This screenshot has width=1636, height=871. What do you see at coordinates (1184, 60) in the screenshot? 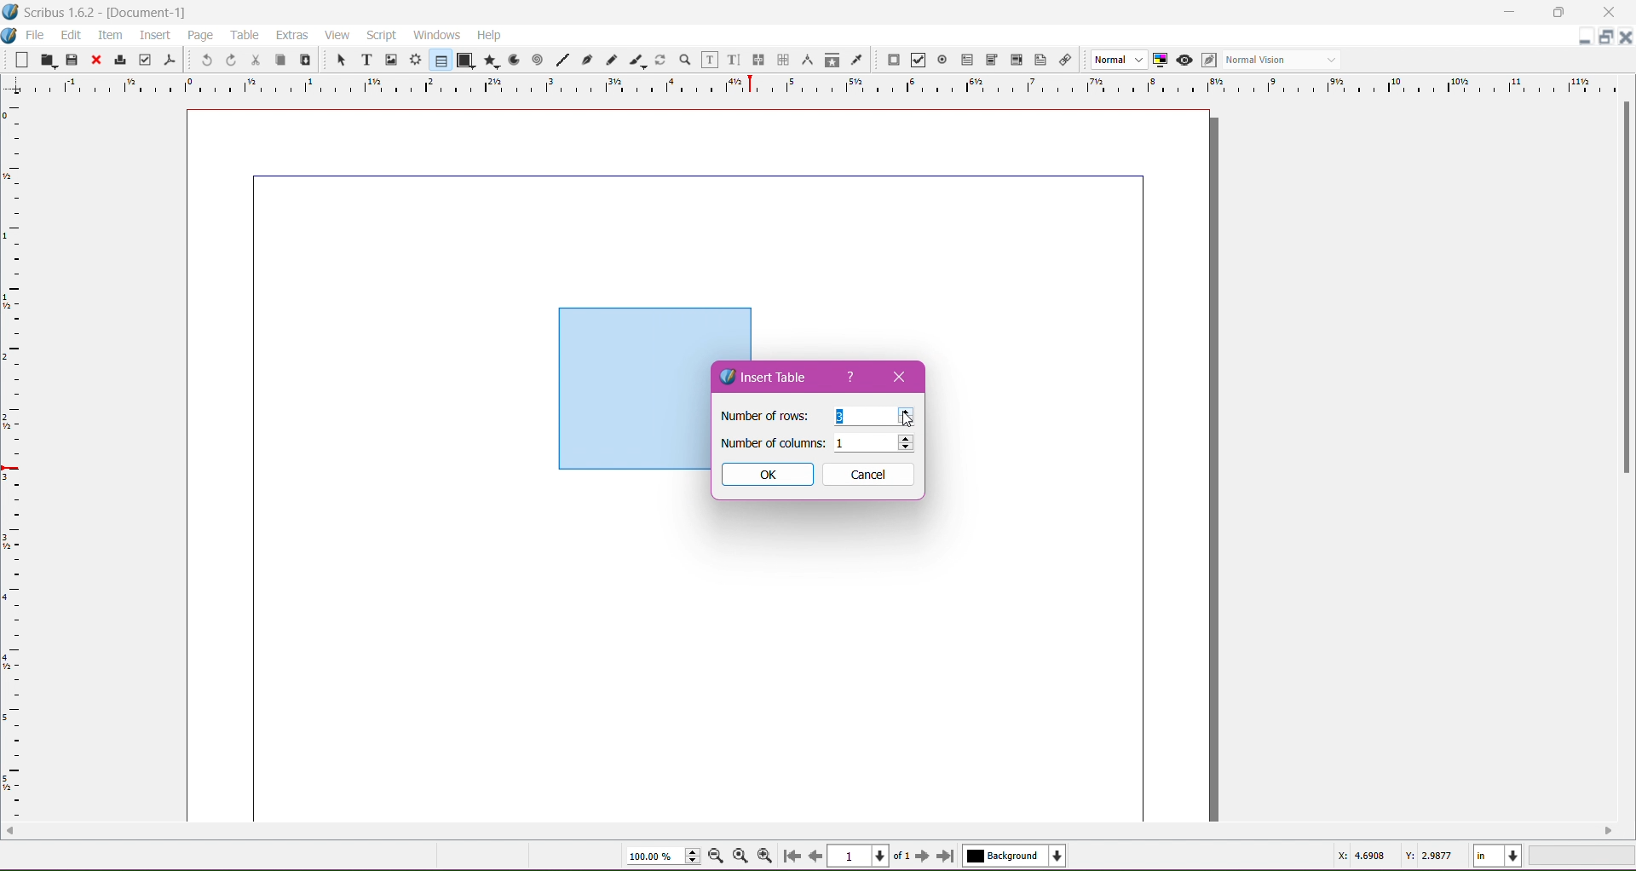
I see `Preview Mode` at bounding box center [1184, 60].